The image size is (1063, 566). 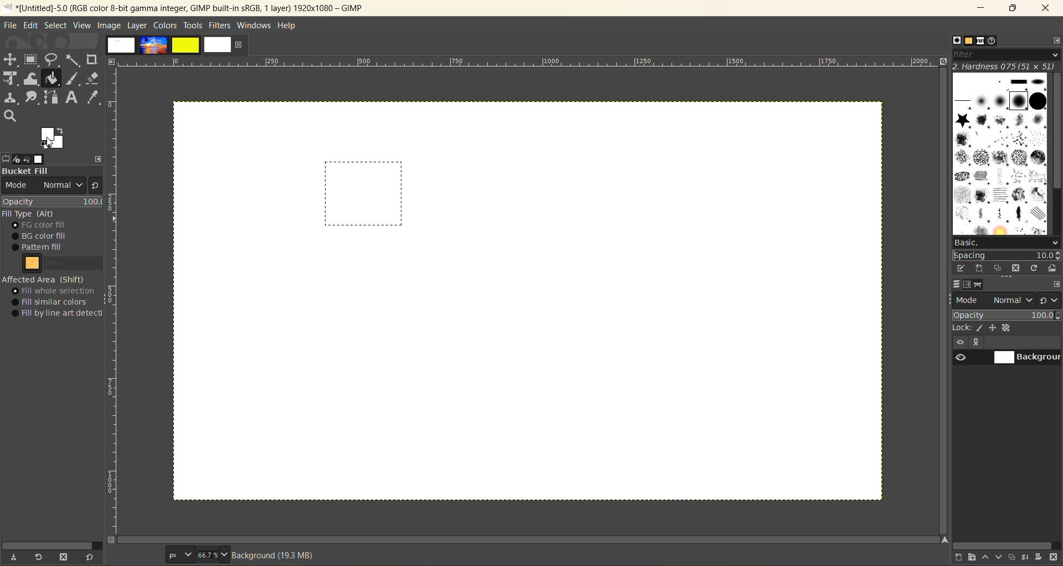 What do you see at coordinates (7, 158) in the screenshot?
I see `tool options` at bounding box center [7, 158].